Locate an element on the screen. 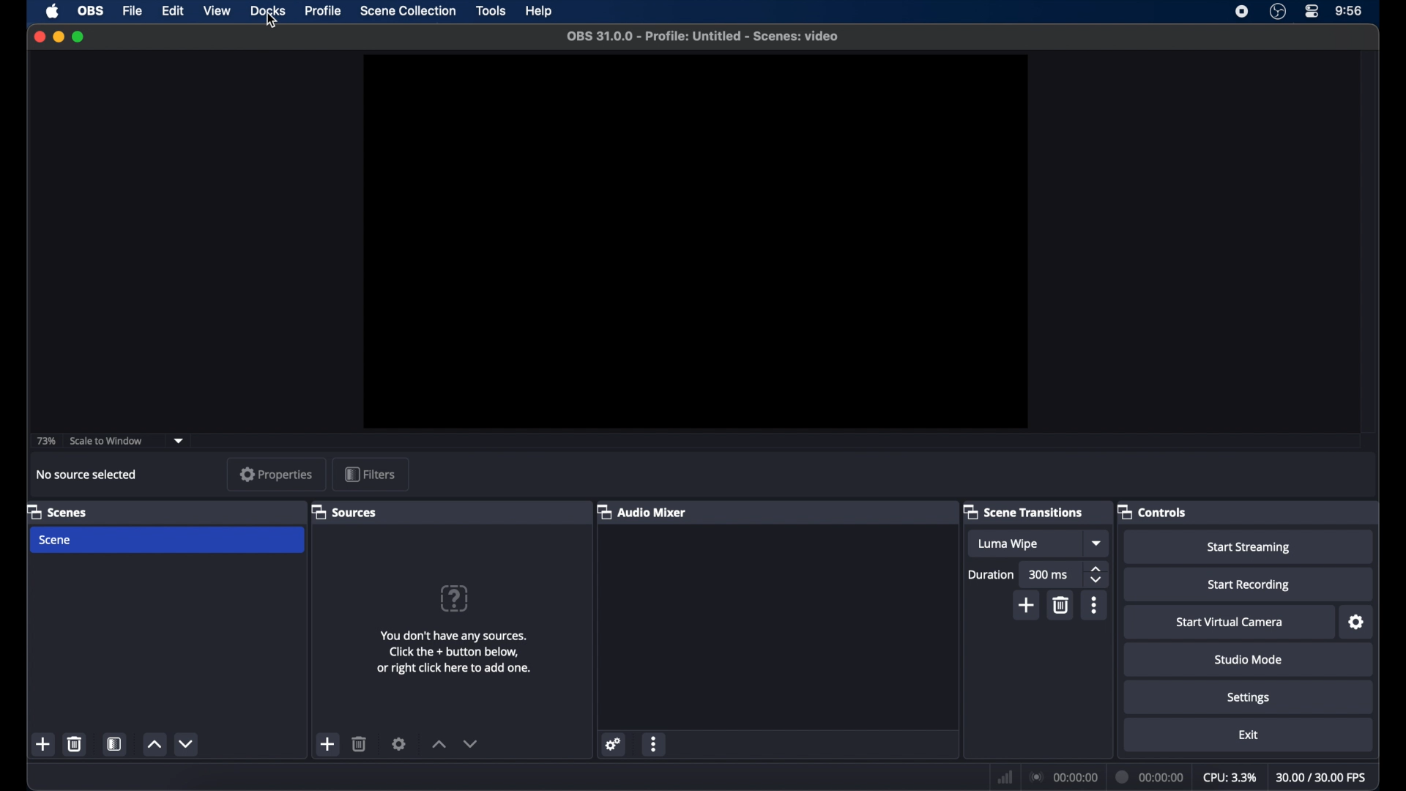  maximize is located at coordinates (78, 37).